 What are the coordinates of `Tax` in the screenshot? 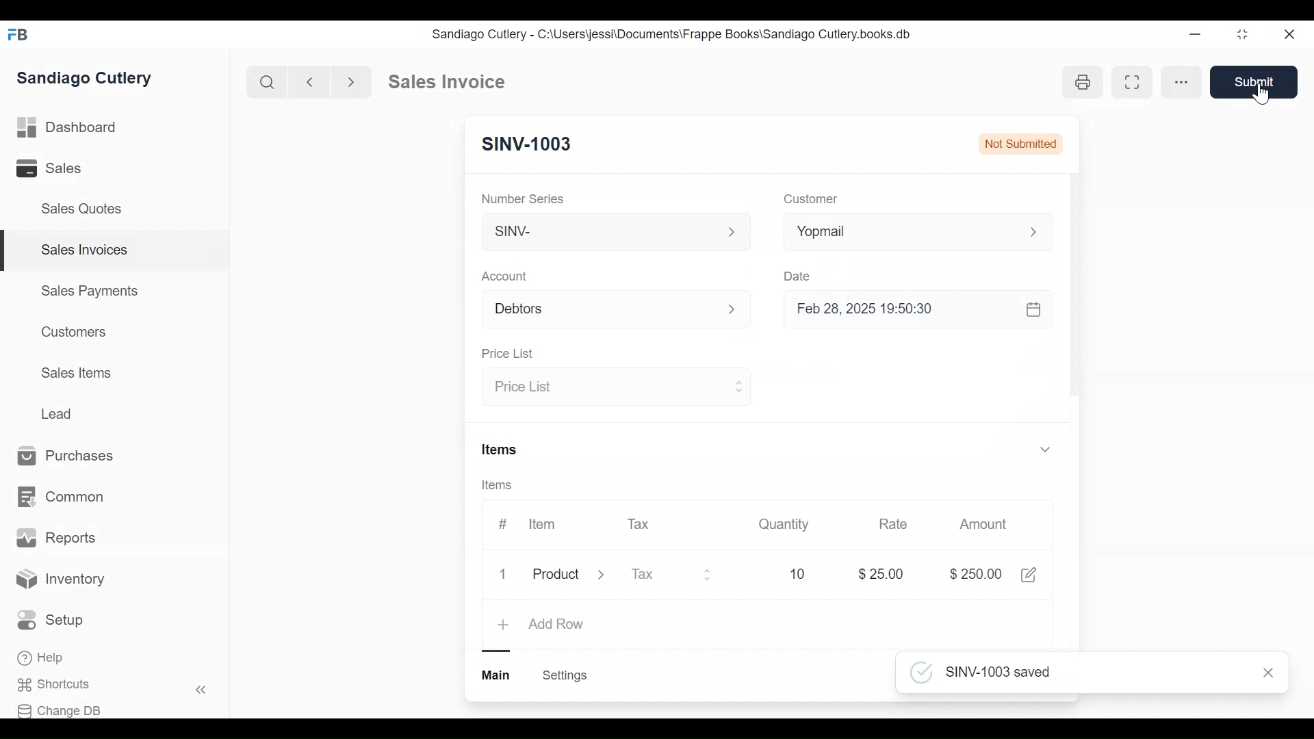 It's located at (639, 523).